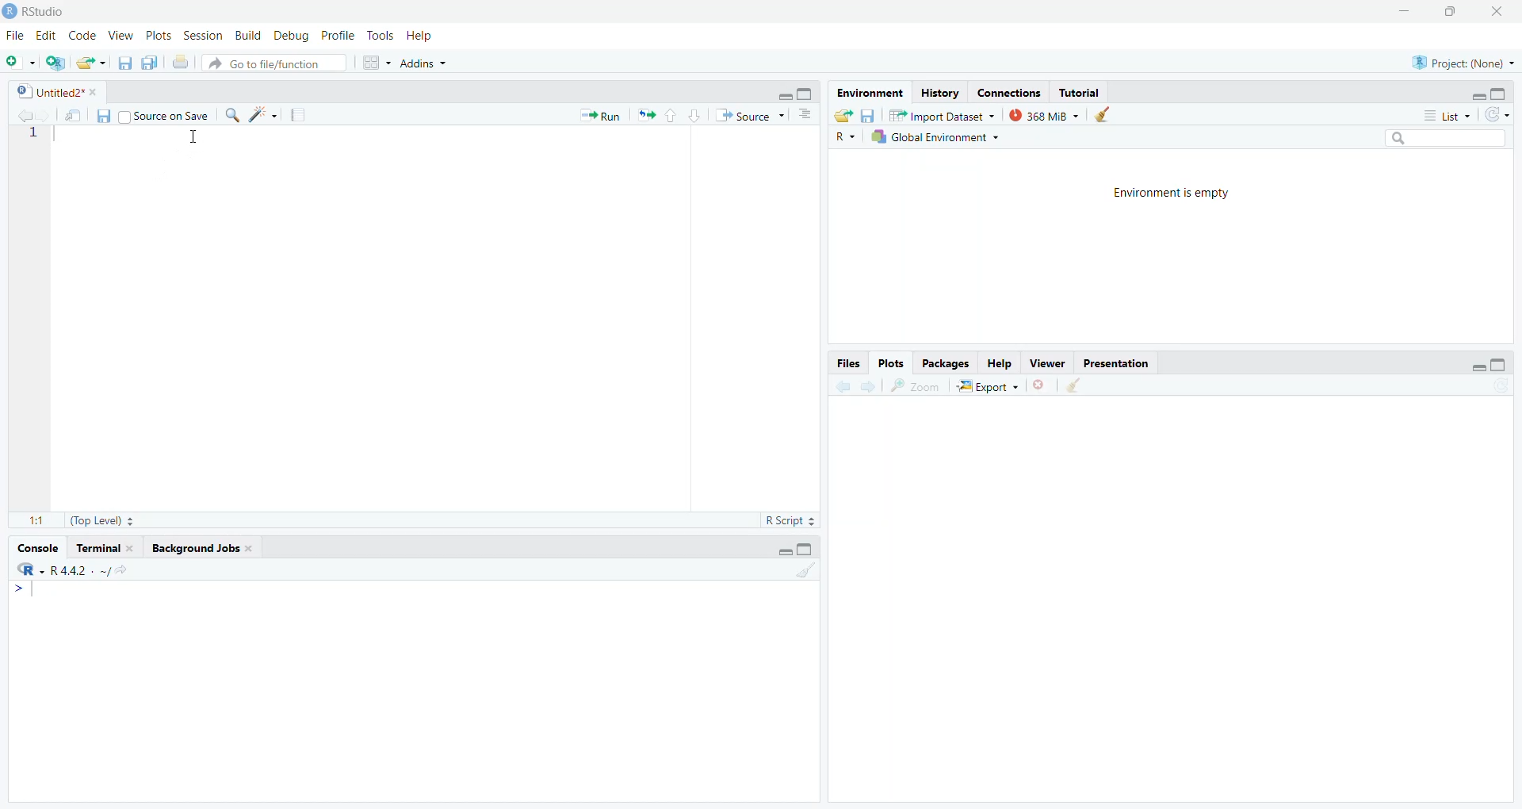 The image size is (1522, 809). What do you see at coordinates (1502, 13) in the screenshot?
I see `close` at bounding box center [1502, 13].